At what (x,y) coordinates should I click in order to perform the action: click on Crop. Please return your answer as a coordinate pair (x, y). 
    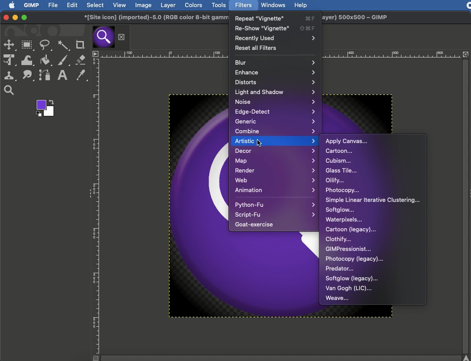
    Looking at the image, I should click on (79, 44).